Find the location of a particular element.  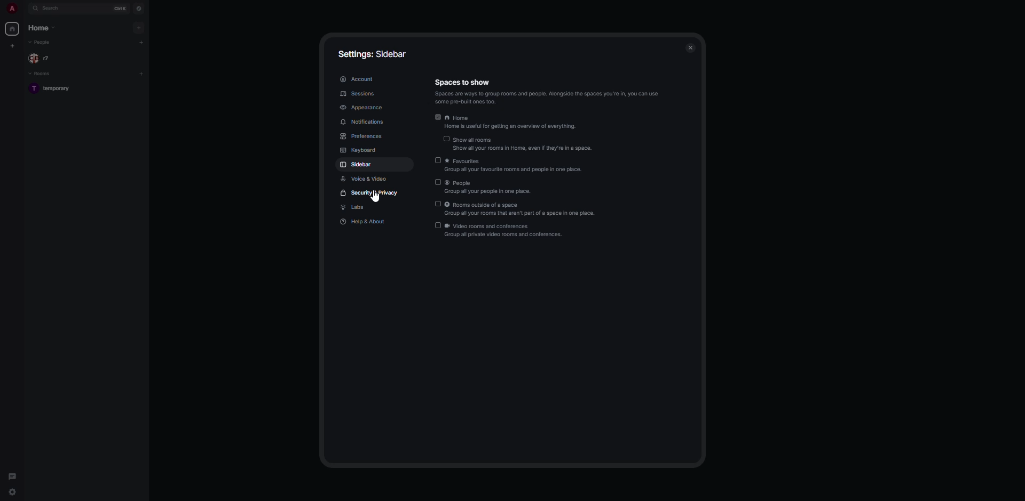

add is located at coordinates (142, 74).